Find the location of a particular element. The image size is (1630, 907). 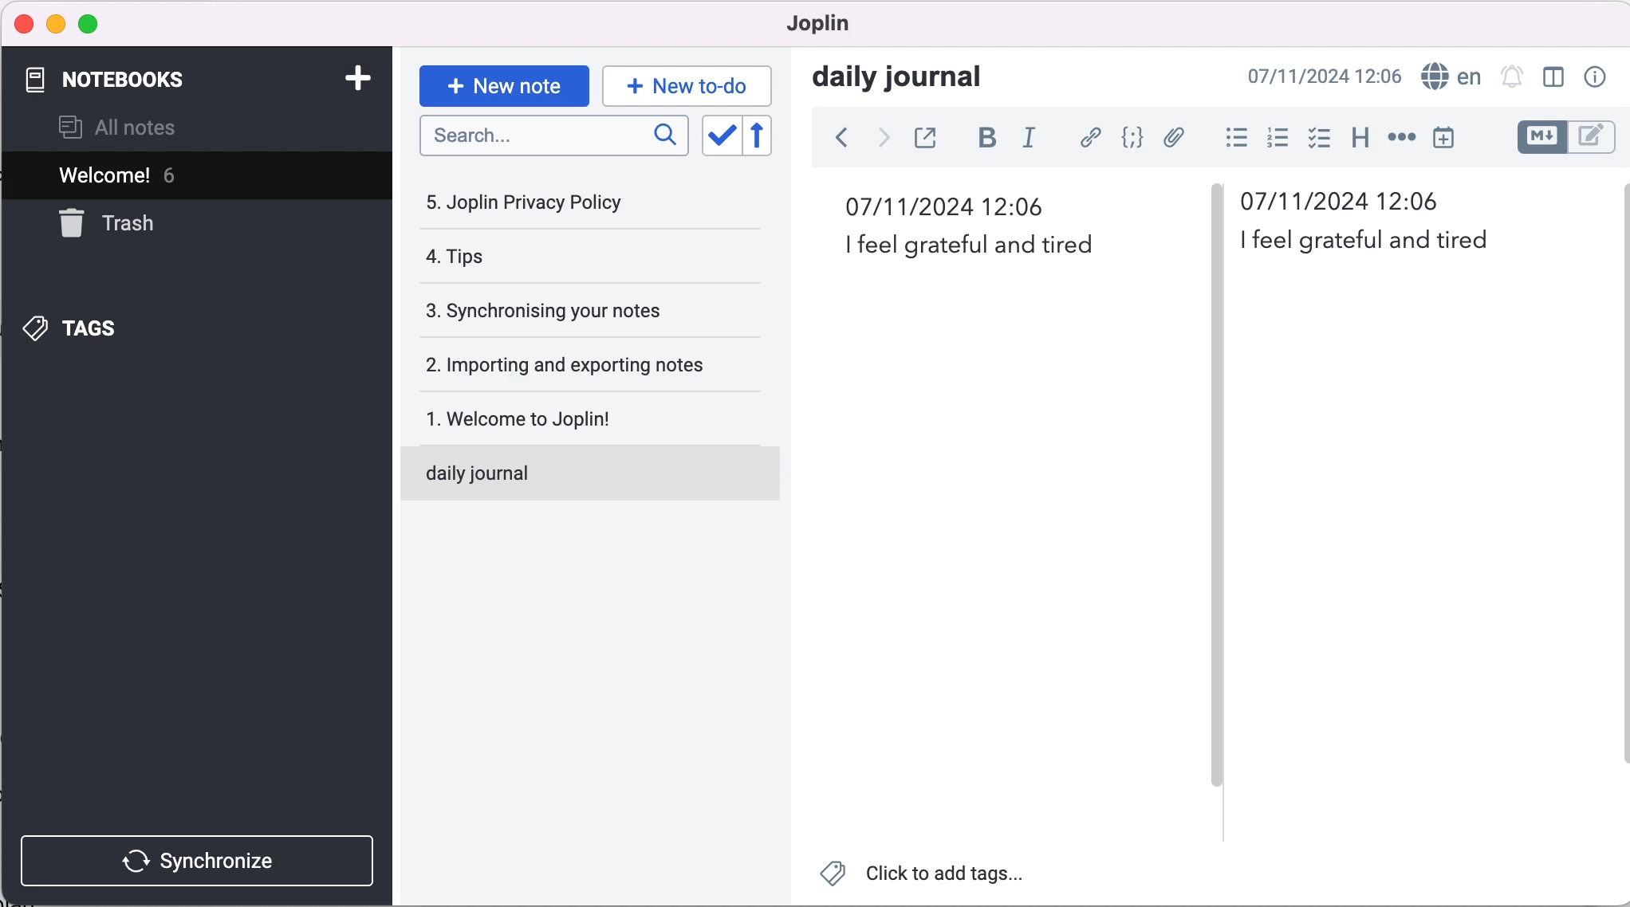

Welcome! 6 is located at coordinates (160, 178).